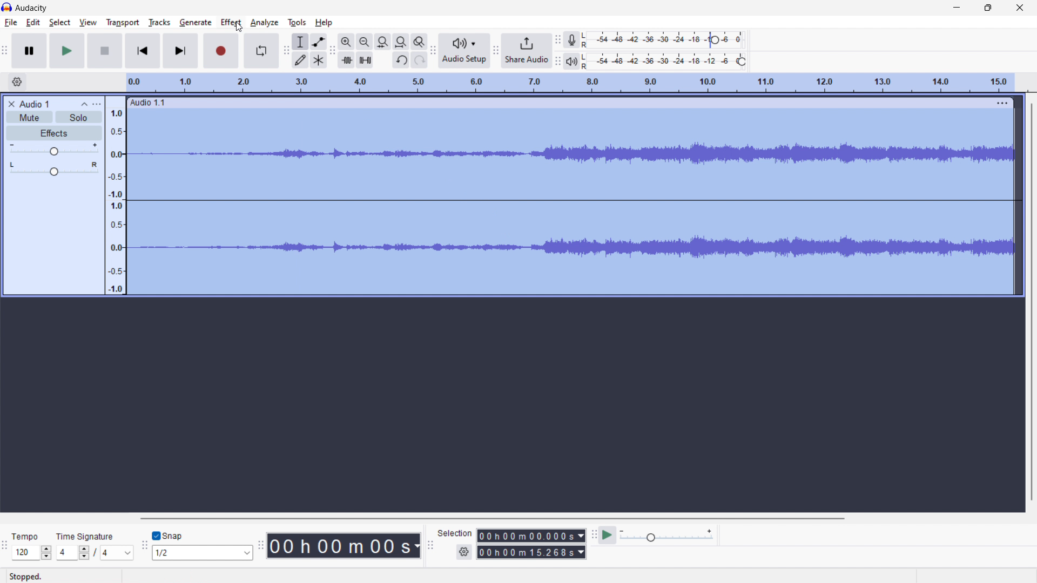 This screenshot has width=1037, height=583. Describe the element at coordinates (79, 117) in the screenshot. I see `solo` at that location.